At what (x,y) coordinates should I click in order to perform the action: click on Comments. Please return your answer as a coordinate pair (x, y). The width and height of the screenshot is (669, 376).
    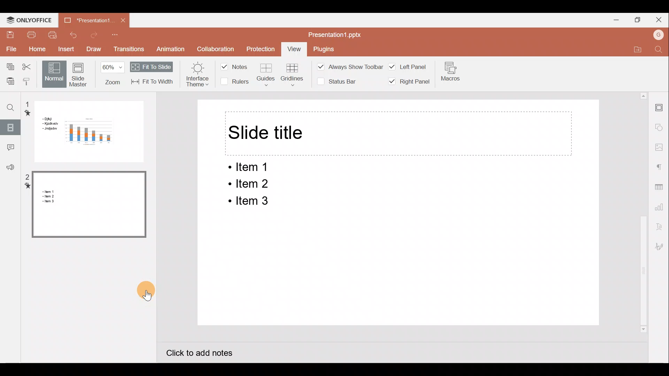
    Looking at the image, I should click on (10, 150).